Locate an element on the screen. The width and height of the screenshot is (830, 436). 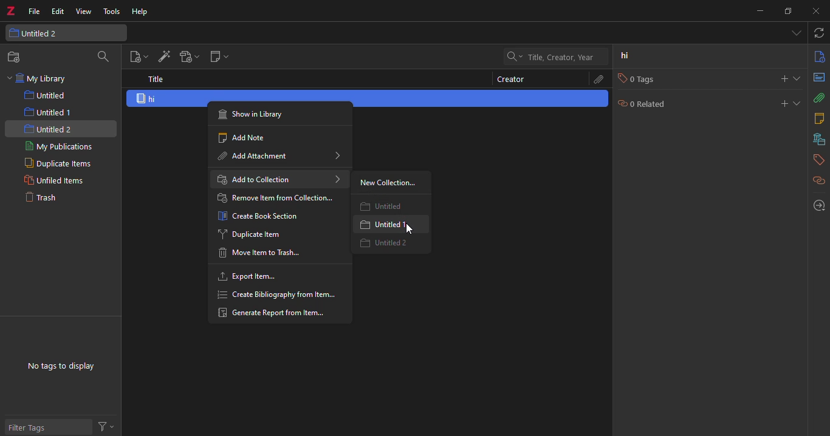
new collection is located at coordinates (15, 57).